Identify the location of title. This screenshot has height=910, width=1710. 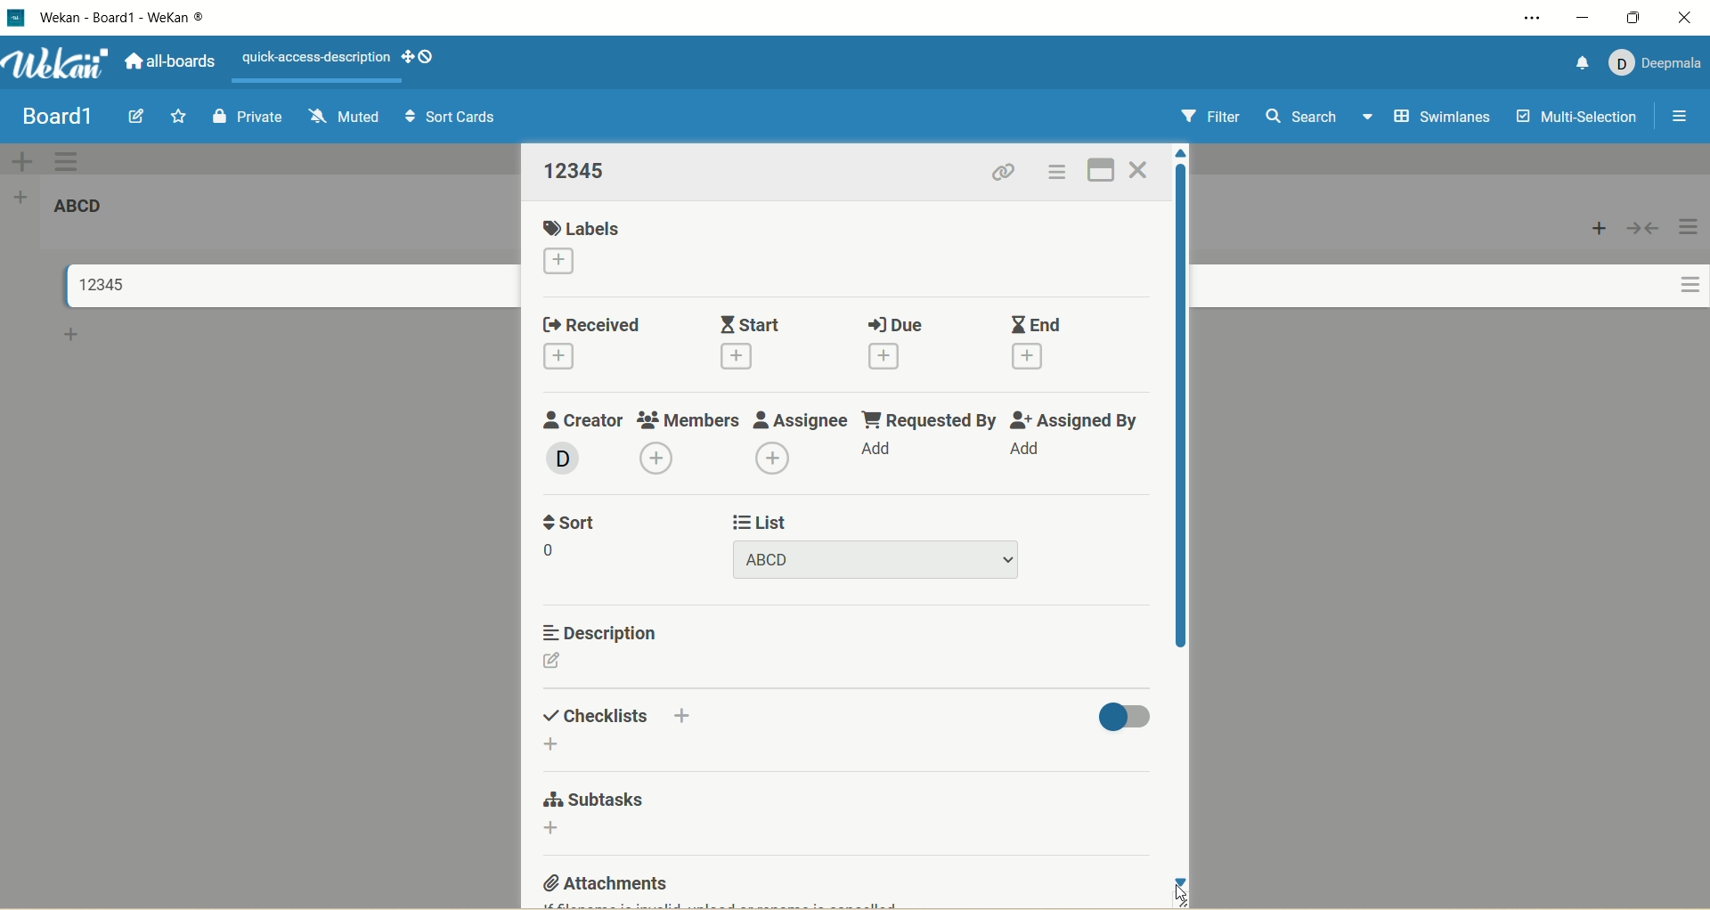
(94, 285).